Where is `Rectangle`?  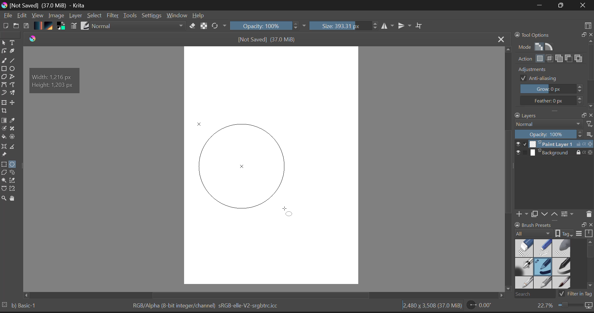 Rectangle is located at coordinates (5, 70).